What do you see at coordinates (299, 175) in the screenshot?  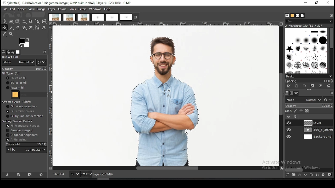 I see `move layer one step up` at bounding box center [299, 175].